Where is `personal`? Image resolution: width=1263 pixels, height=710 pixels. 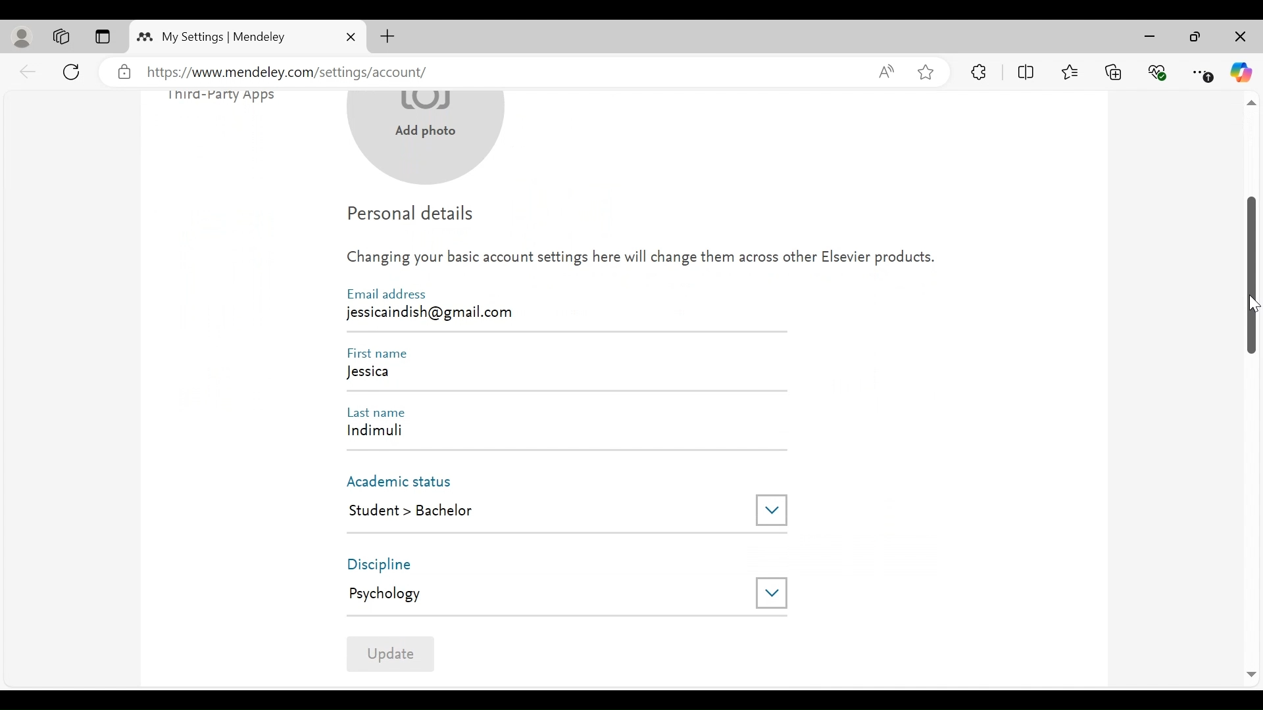 personal is located at coordinates (23, 37).